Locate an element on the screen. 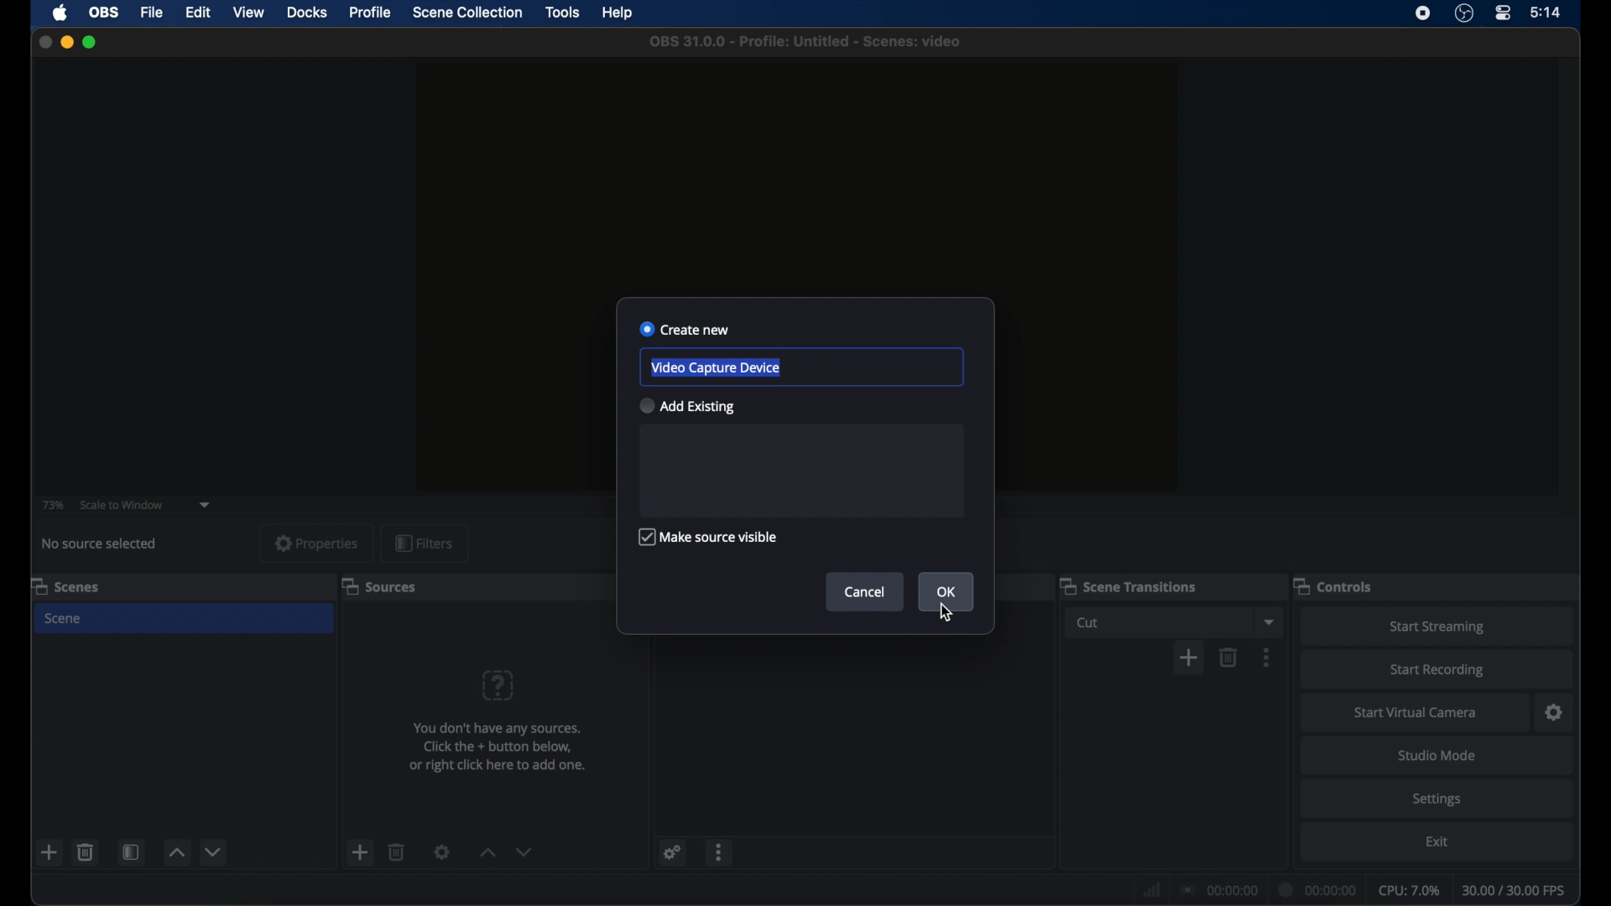 The height and width of the screenshot is (906, 1611). increment is located at coordinates (178, 853).